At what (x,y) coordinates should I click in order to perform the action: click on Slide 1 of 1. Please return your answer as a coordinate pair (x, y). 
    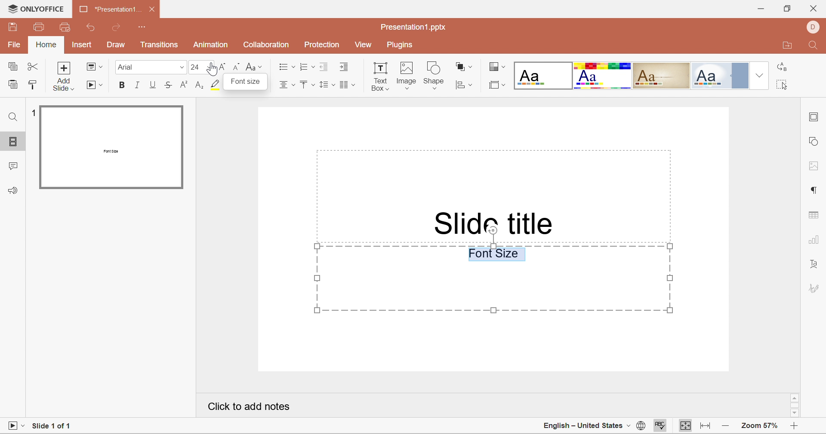
    Looking at the image, I should click on (52, 424).